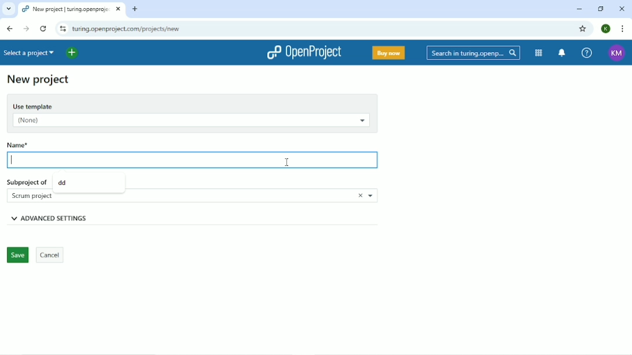  What do you see at coordinates (38, 80) in the screenshot?
I see `New project` at bounding box center [38, 80].